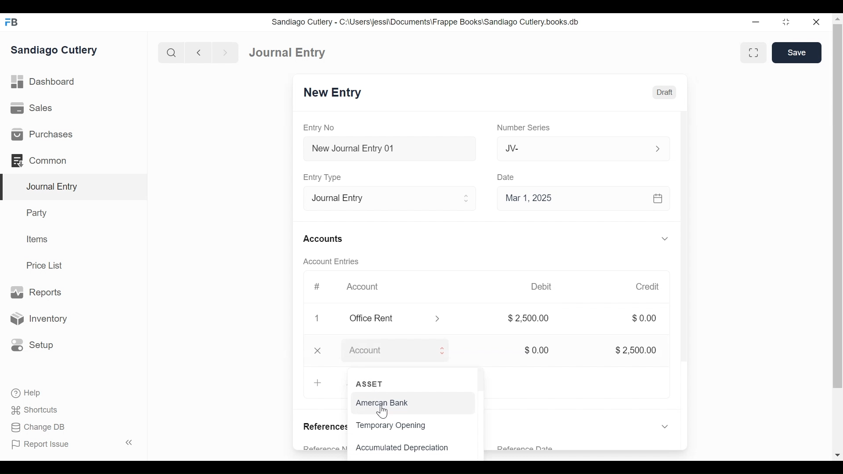  What do you see at coordinates (328, 239) in the screenshot?
I see `Accounts` at bounding box center [328, 239].